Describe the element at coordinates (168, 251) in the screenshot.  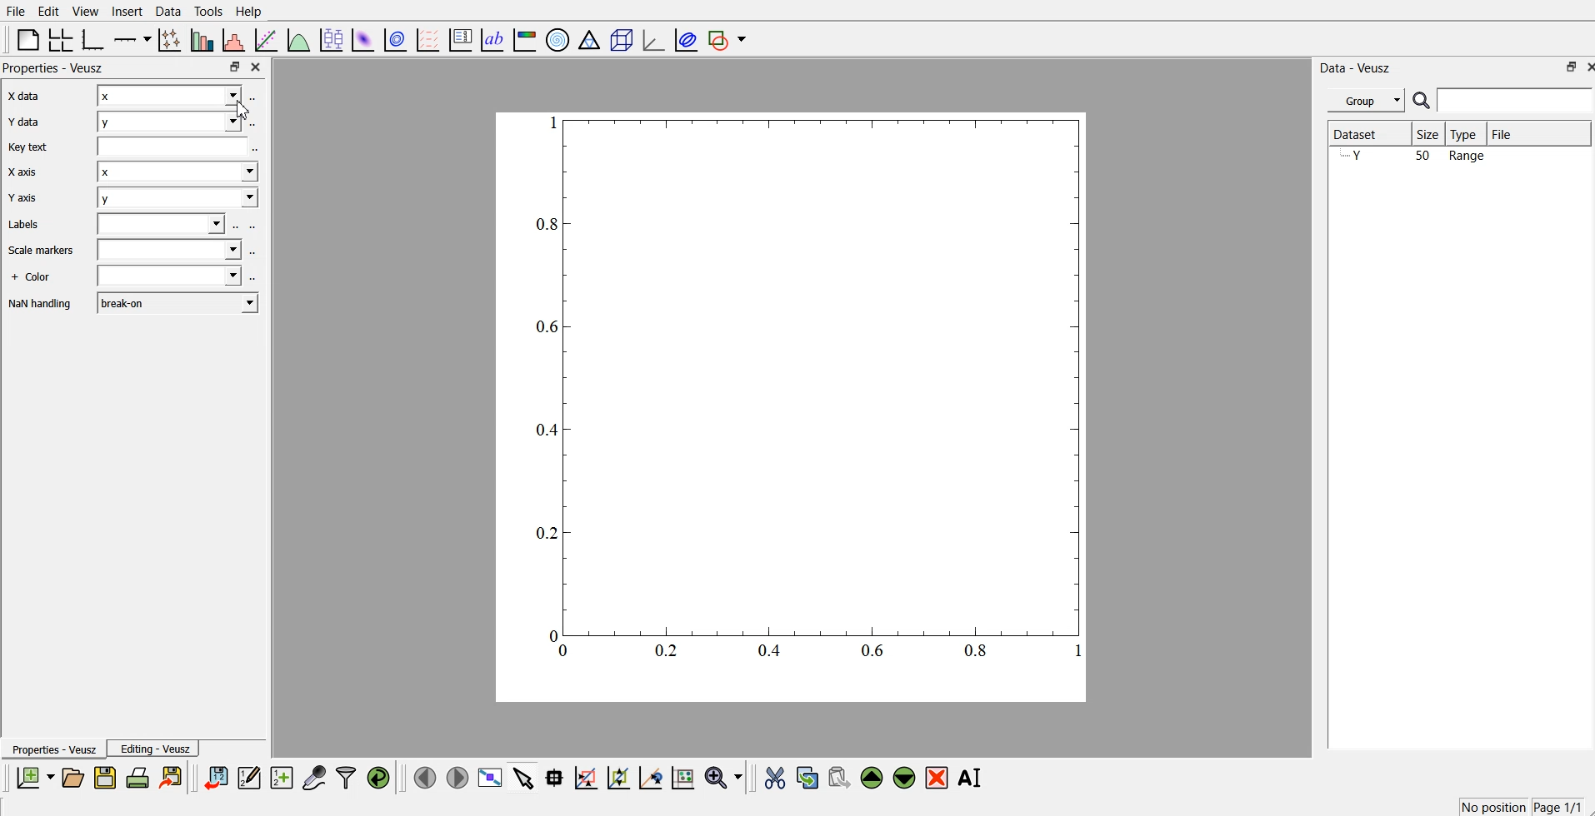
I see `‘Scale markers field` at that location.